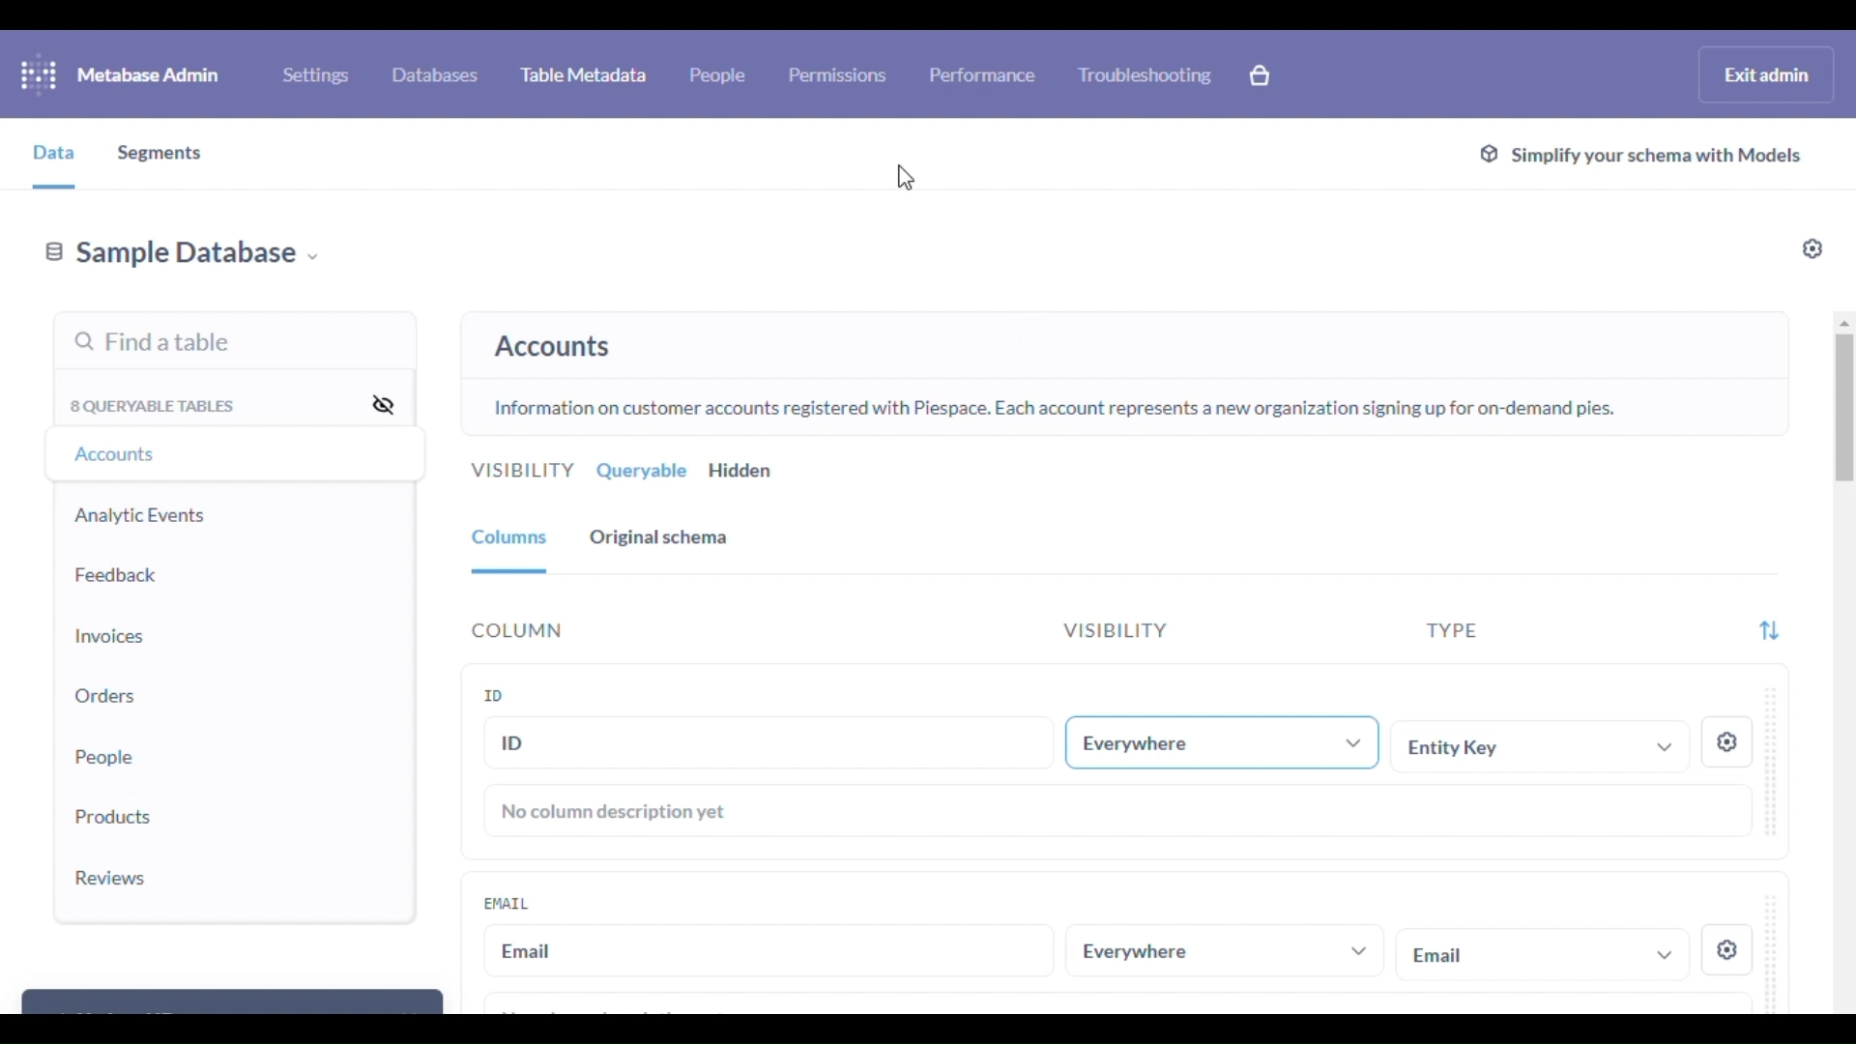 The height and width of the screenshot is (1044, 1856). I want to click on permissions, so click(839, 74).